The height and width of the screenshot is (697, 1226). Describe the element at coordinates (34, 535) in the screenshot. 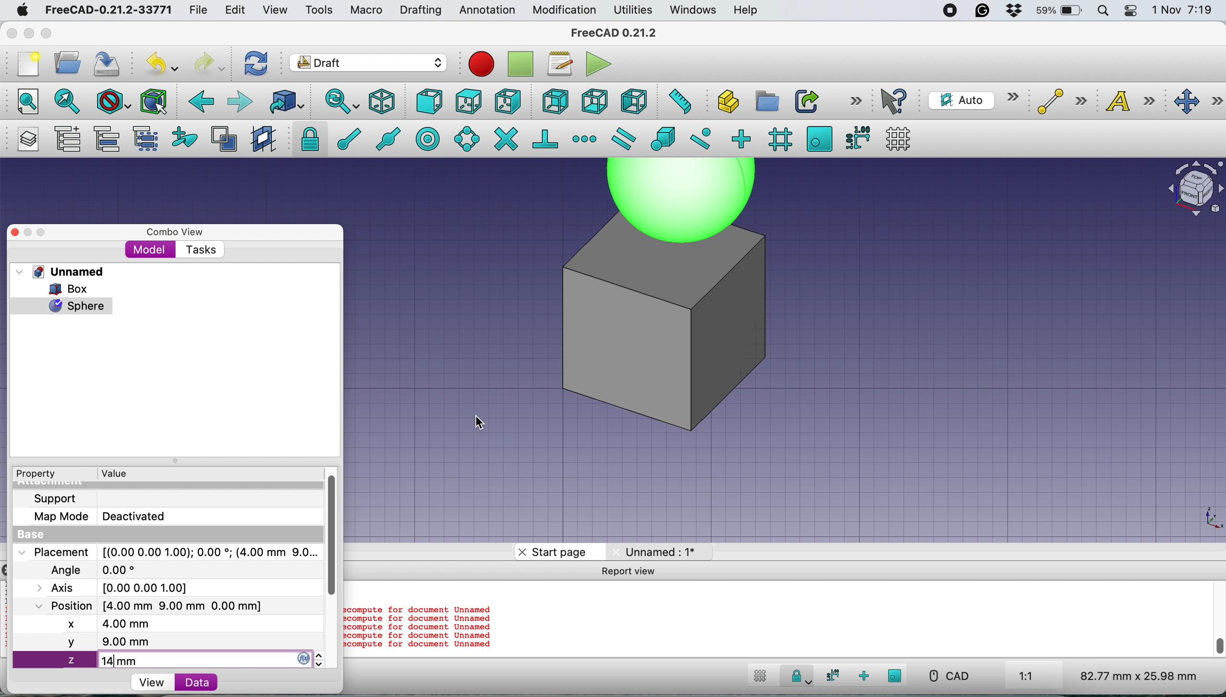

I see `base` at that location.